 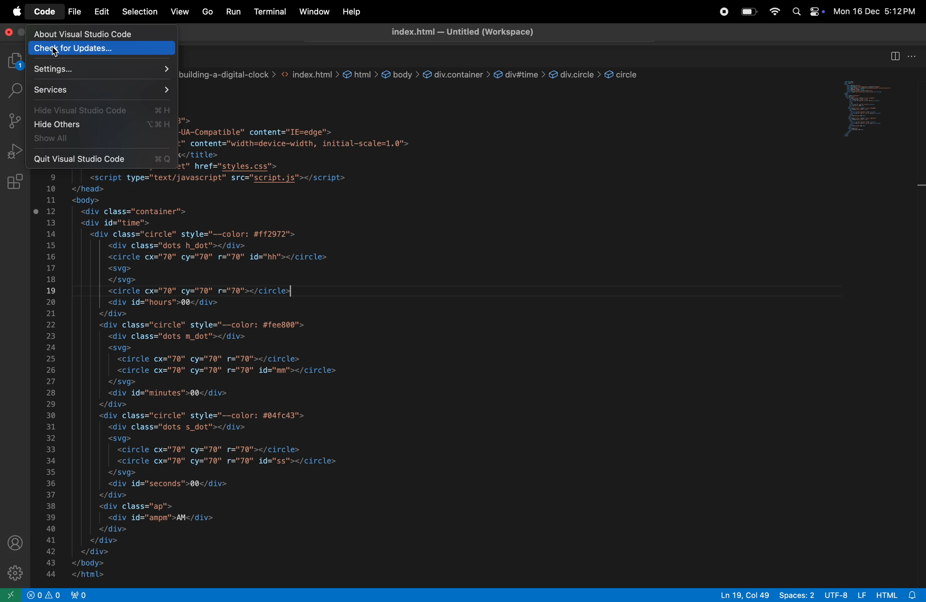 I want to click on Quit visual studio , so click(x=103, y=157).